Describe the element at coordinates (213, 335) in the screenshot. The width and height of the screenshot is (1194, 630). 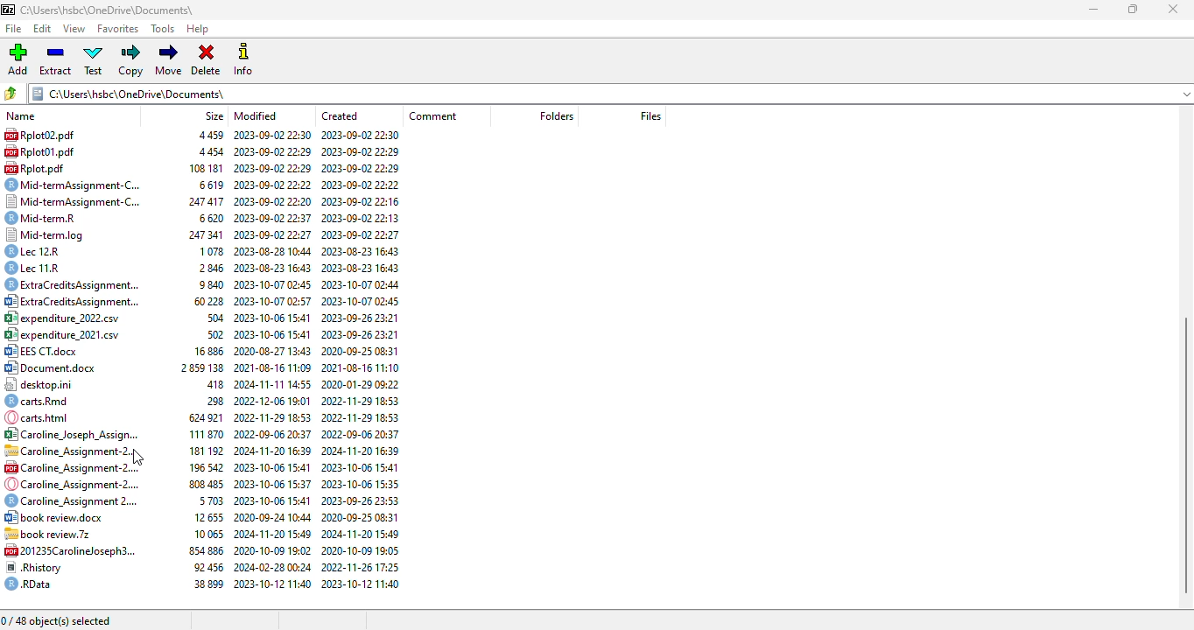
I see `502` at that location.